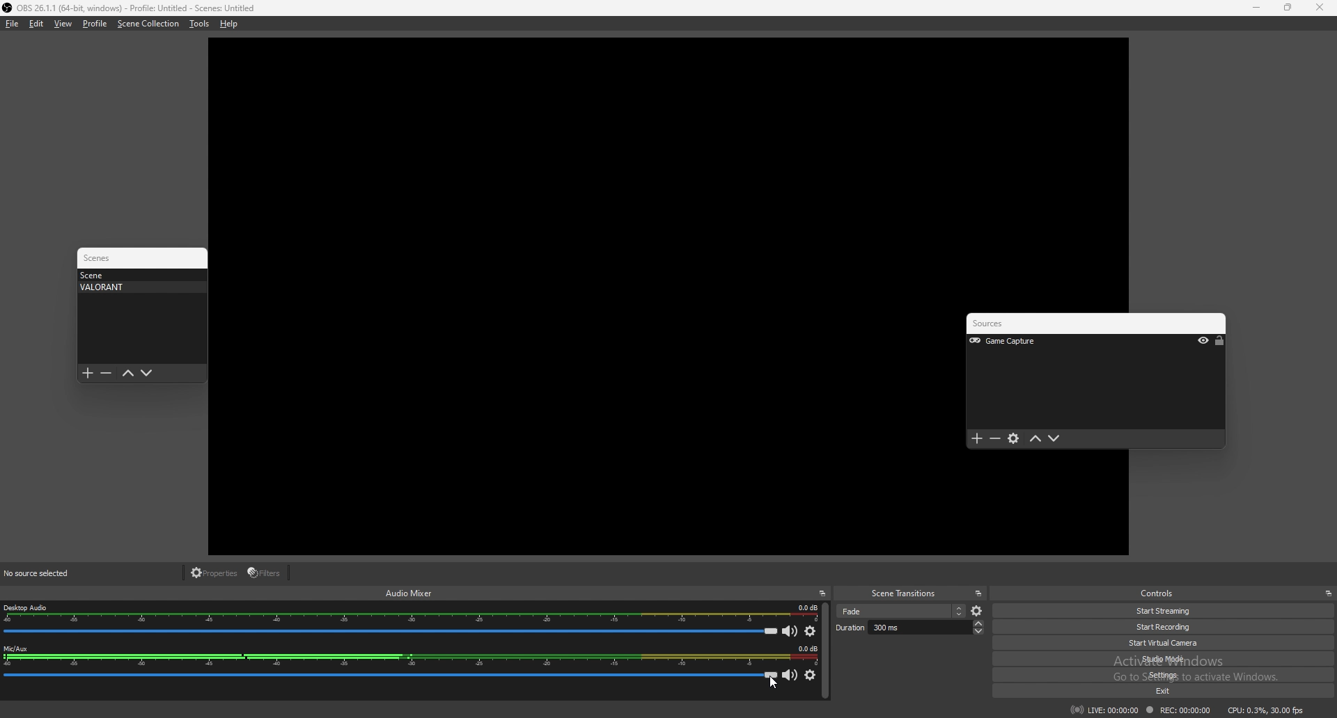  Describe the element at coordinates (147, 374) in the screenshot. I see `move down` at that location.